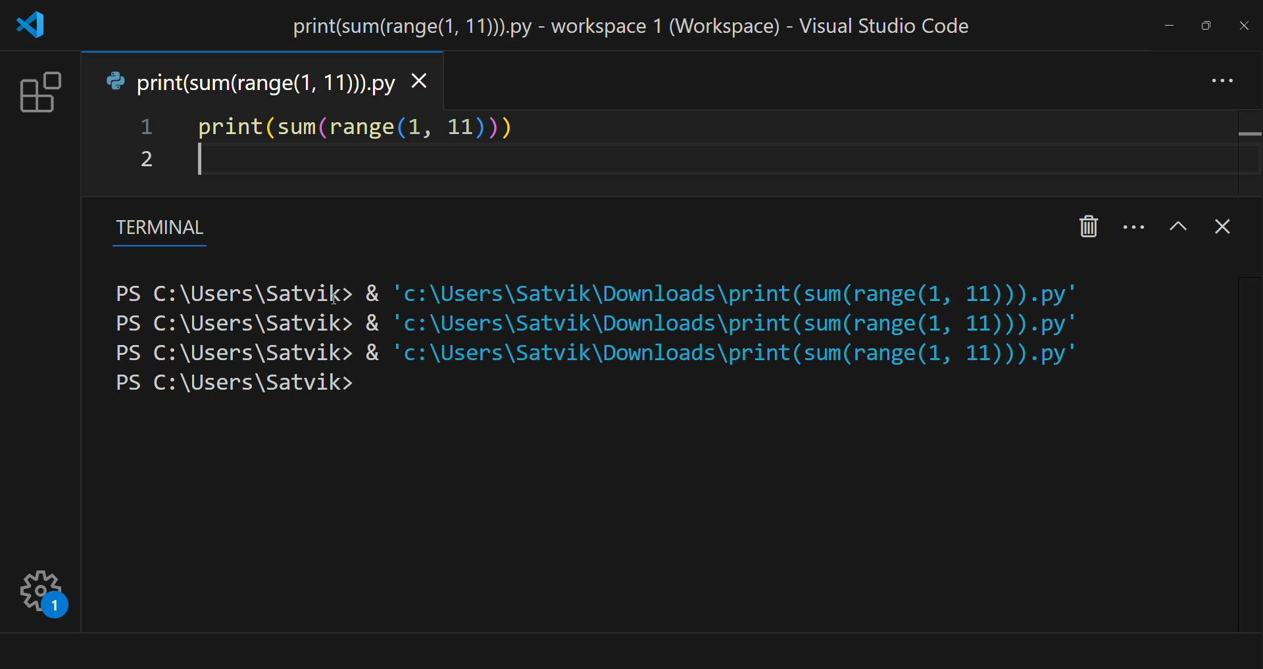 This screenshot has width=1263, height=669. I want to click on setting, so click(45, 593).